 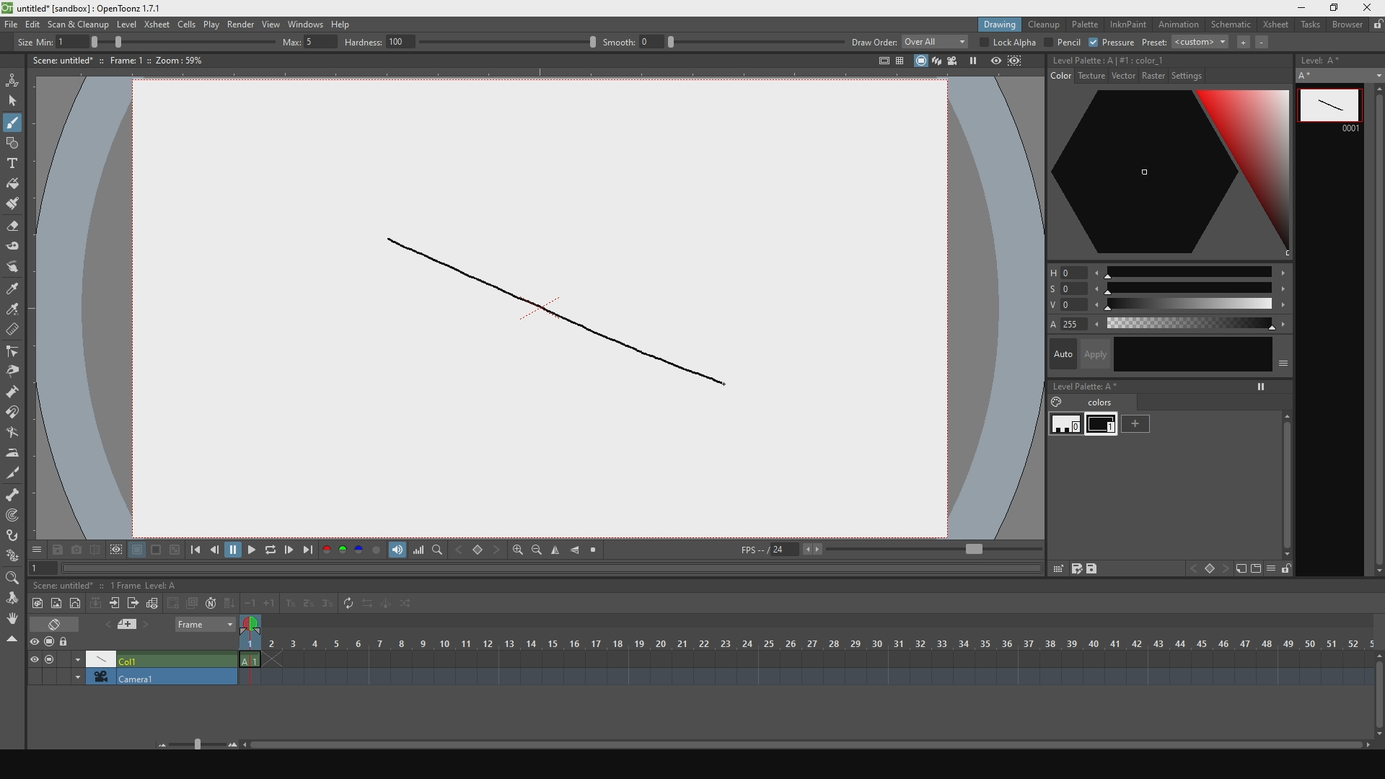 I want to click on zoom in, so click(x=518, y=550).